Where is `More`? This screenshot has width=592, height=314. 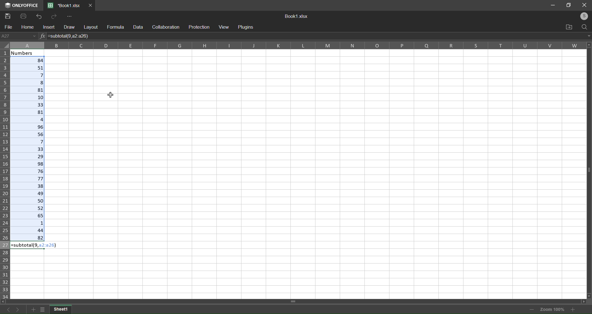 More is located at coordinates (71, 17).